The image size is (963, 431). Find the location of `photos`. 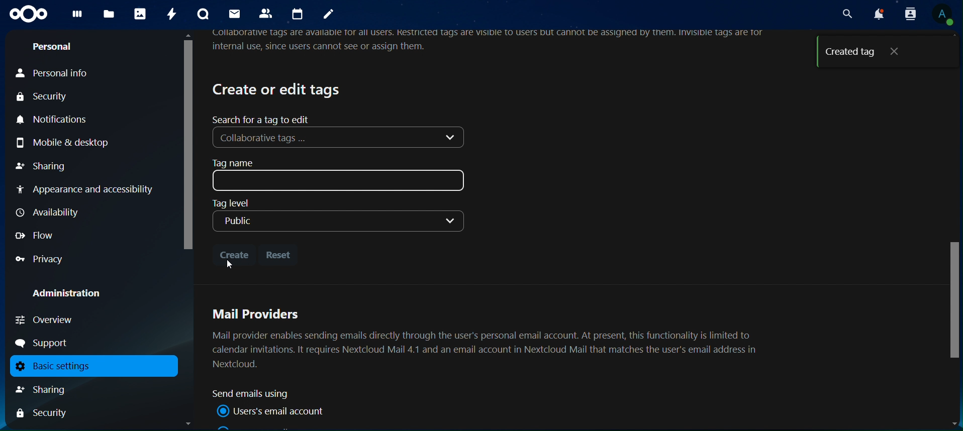

photos is located at coordinates (140, 14).